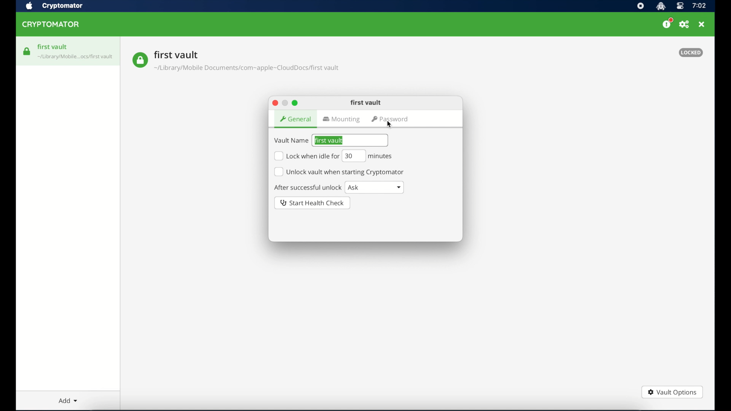  What do you see at coordinates (667, 23) in the screenshot?
I see `please consider donating` at bounding box center [667, 23].